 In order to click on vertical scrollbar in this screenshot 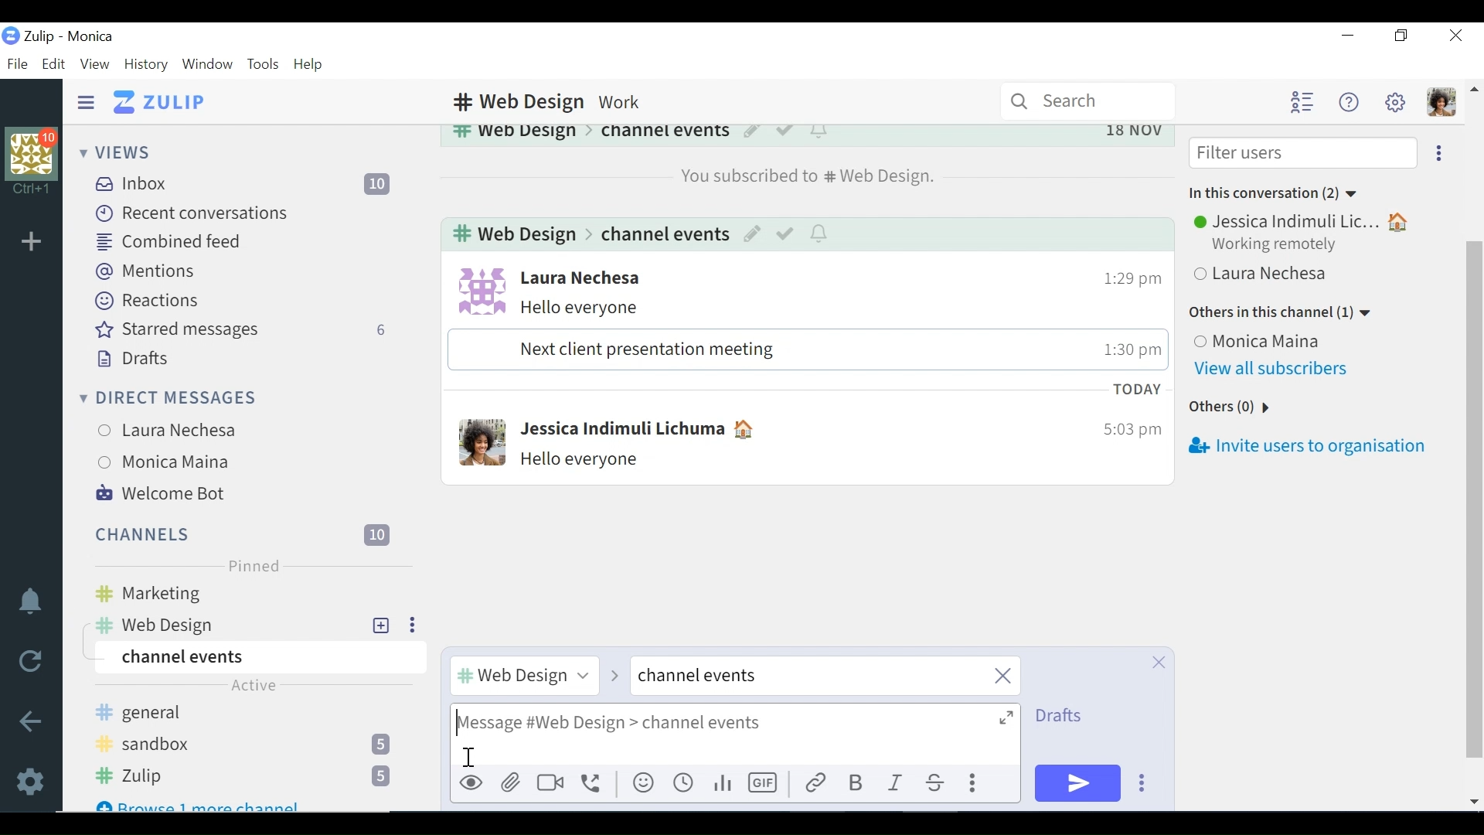, I will do `click(1479, 447)`.